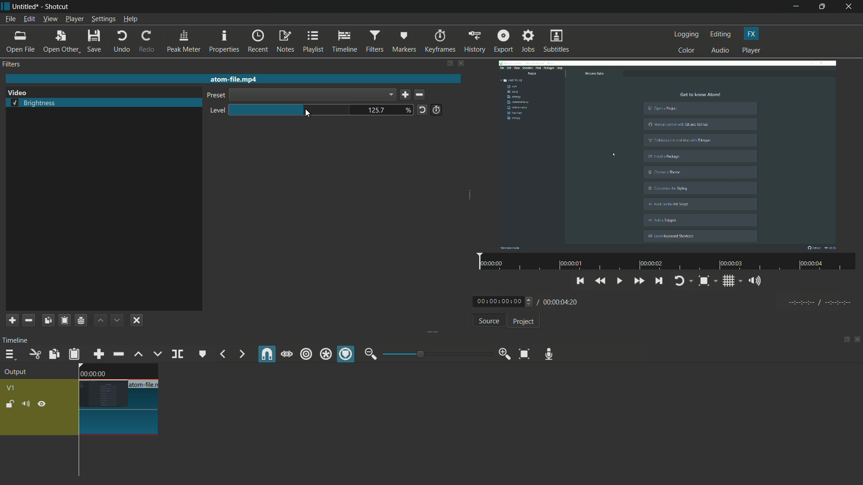  Describe the element at coordinates (80, 321) in the screenshot. I see `save a filter set` at that location.